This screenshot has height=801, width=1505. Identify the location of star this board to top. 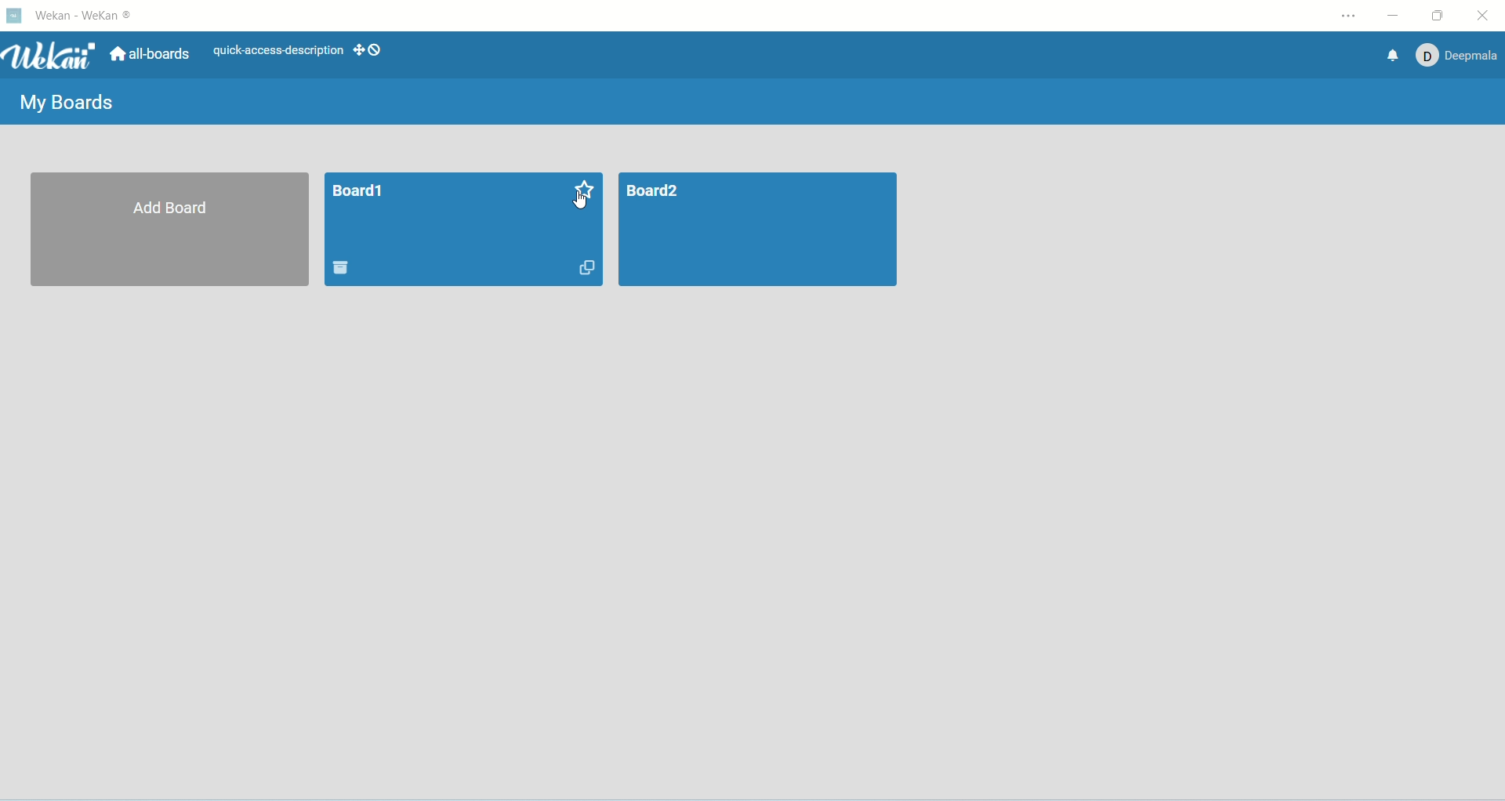
(584, 189).